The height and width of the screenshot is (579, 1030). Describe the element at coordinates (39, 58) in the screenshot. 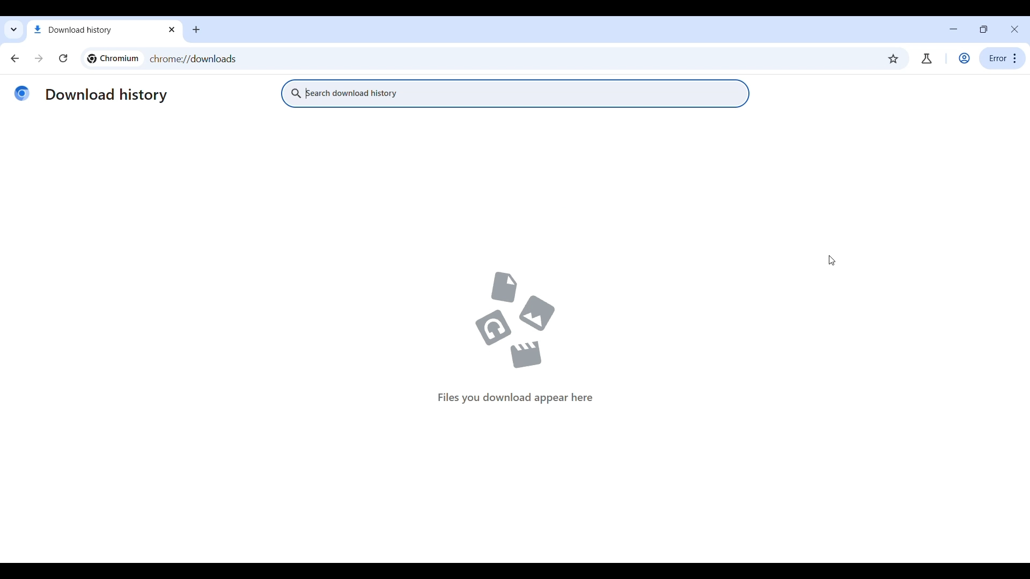

I see `Go forward` at that location.